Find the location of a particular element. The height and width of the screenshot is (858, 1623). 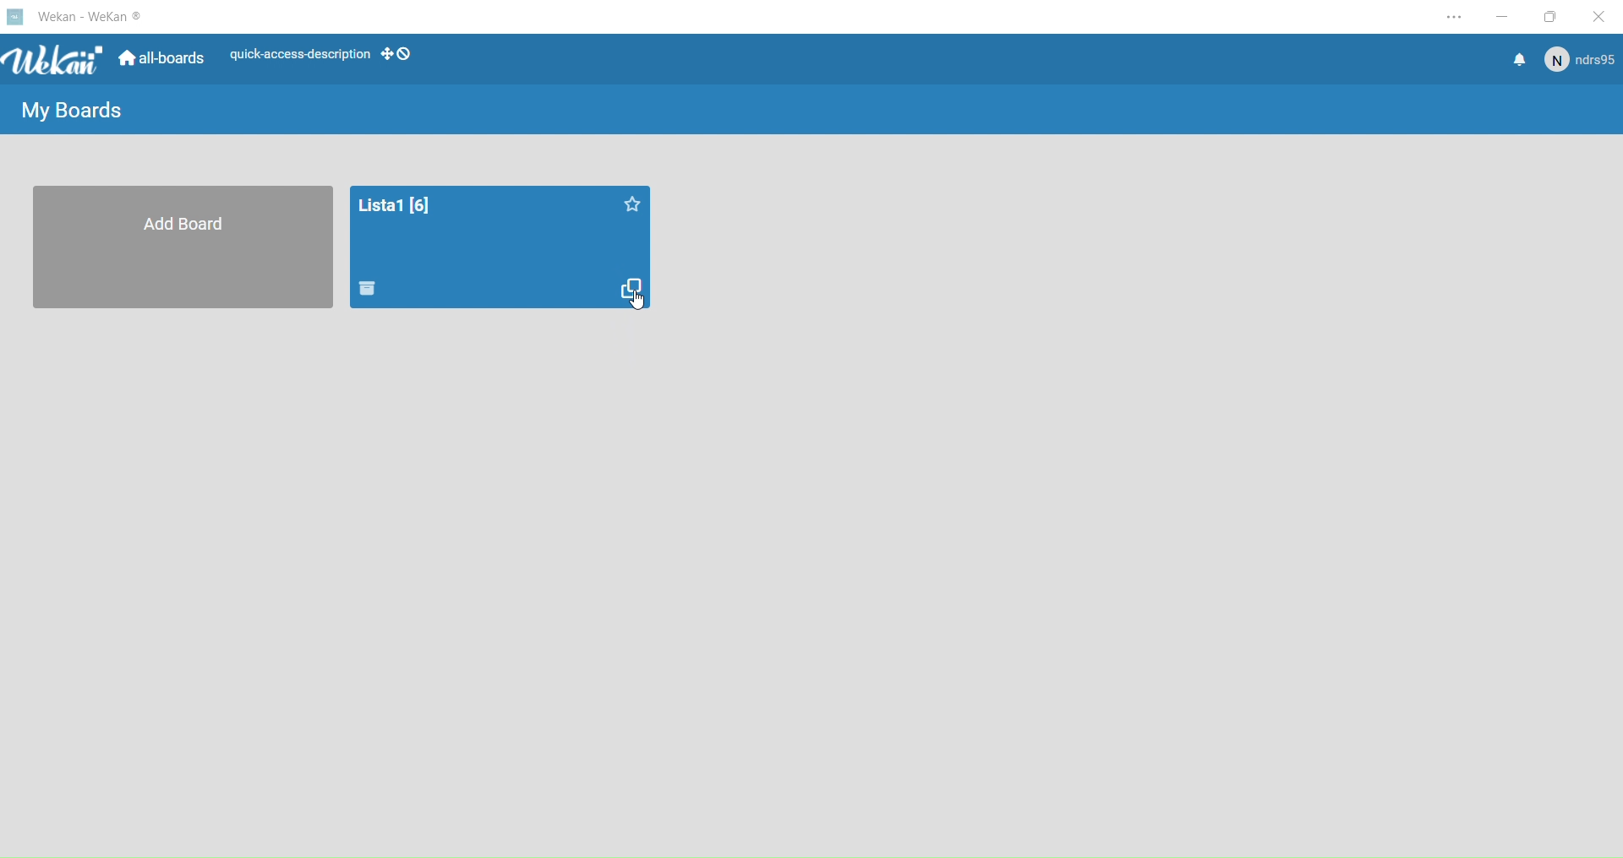

Boards is located at coordinates (166, 59).